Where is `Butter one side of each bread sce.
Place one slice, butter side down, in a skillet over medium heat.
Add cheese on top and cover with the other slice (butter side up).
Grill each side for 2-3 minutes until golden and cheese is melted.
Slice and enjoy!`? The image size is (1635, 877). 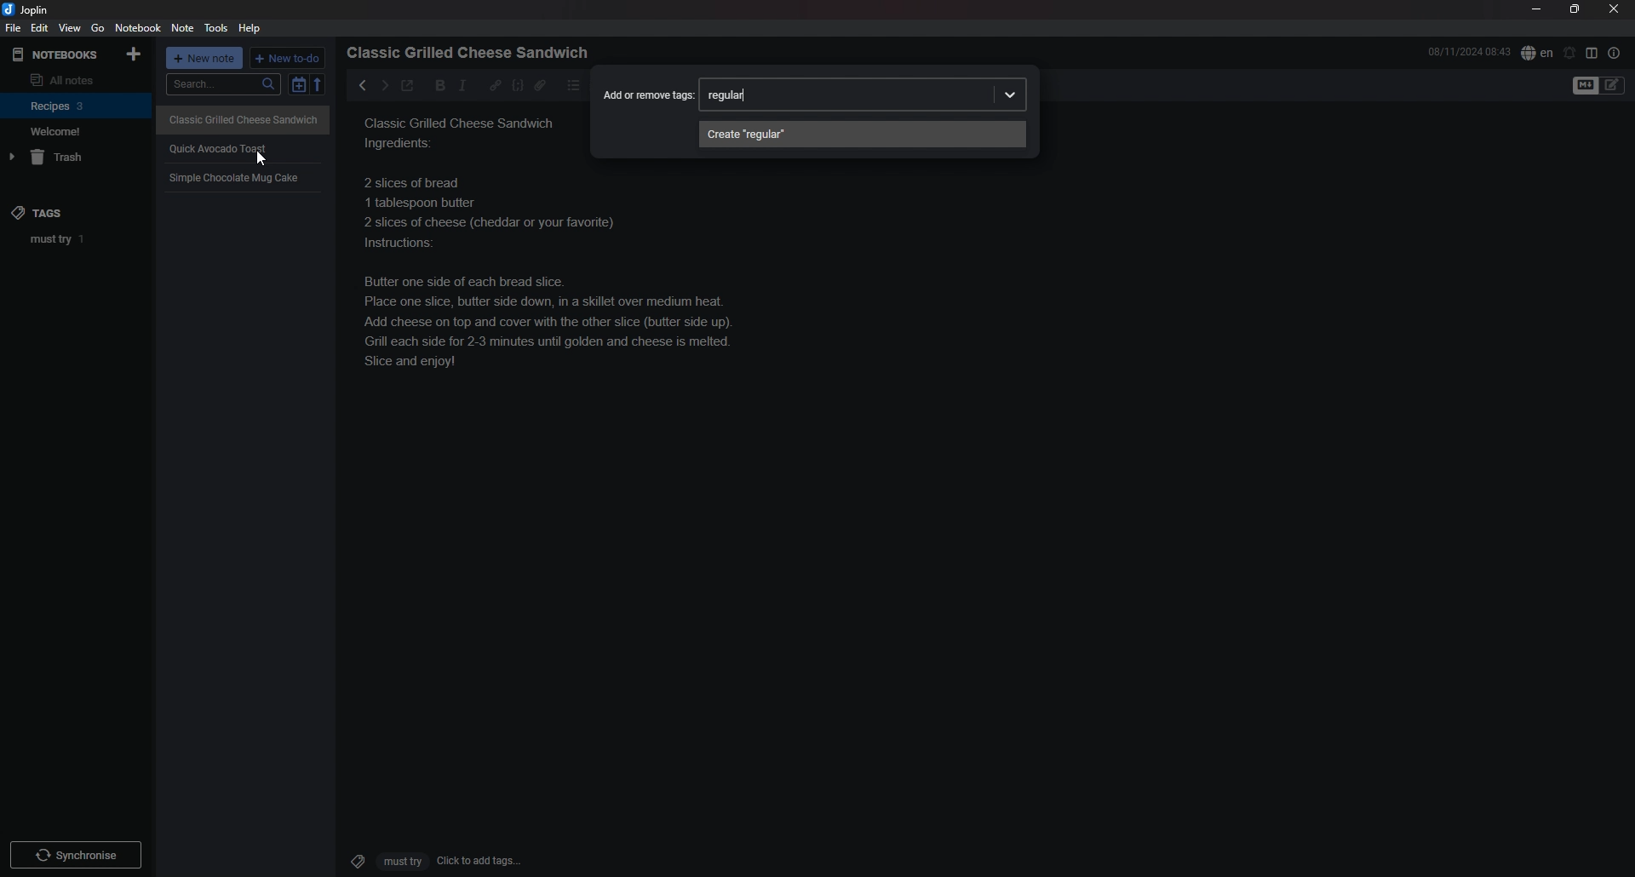 Butter one side of each bread sce.
Place one slice, butter side down, in a skillet over medium heat.
Add cheese on top and cover with the other slice (butter side up).
Grill each side for 2-3 minutes until golden and cheese is melted.
Slice and enjoy! is located at coordinates (555, 271).